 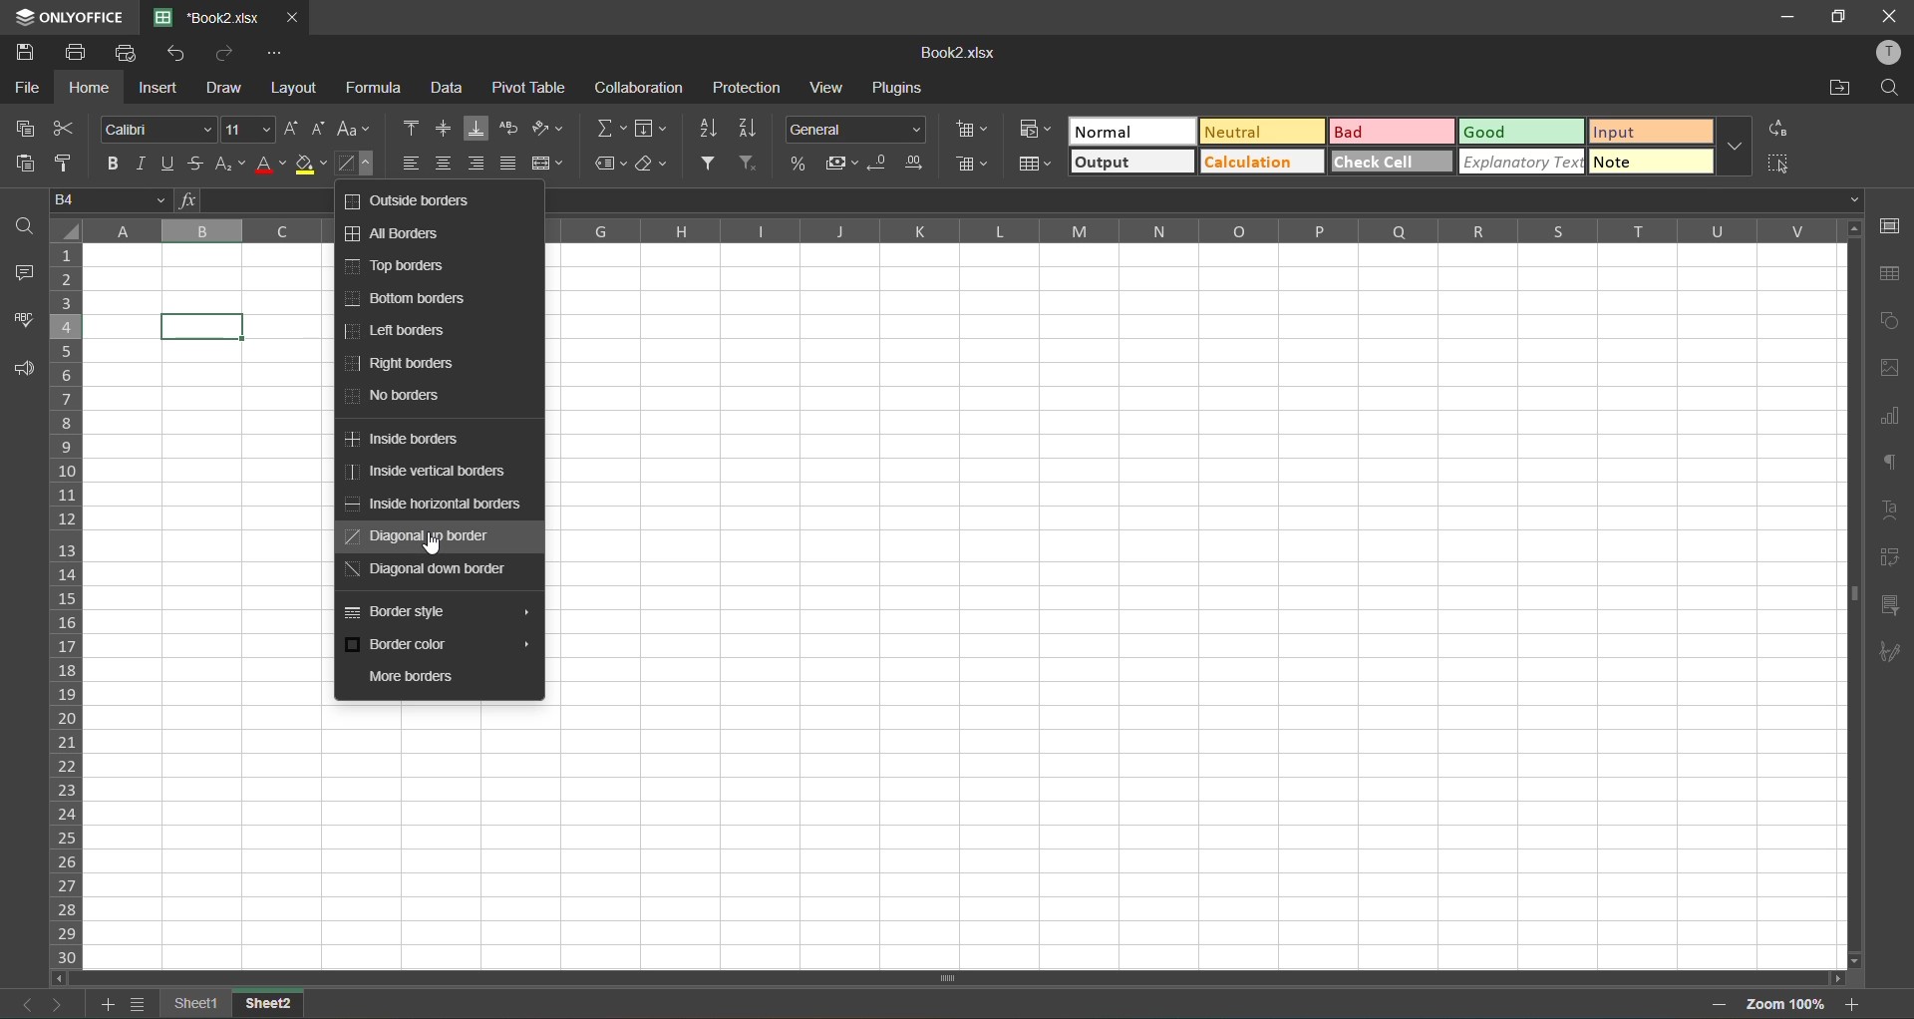 I want to click on left borders, so click(x=400, y=331).